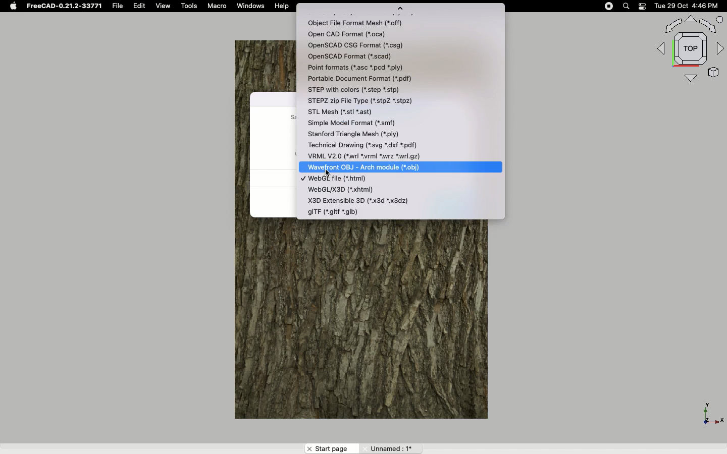  Describe the element at coordinates (118, 6) in the screenshot. I see `File` at that location.